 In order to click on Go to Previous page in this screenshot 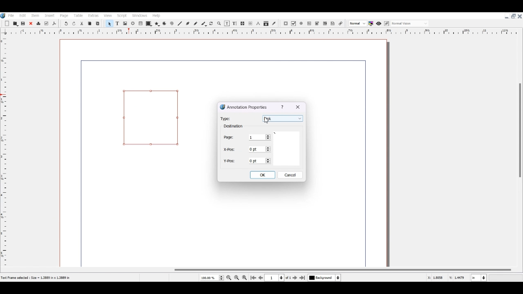, I will do `click(261, 278)`.